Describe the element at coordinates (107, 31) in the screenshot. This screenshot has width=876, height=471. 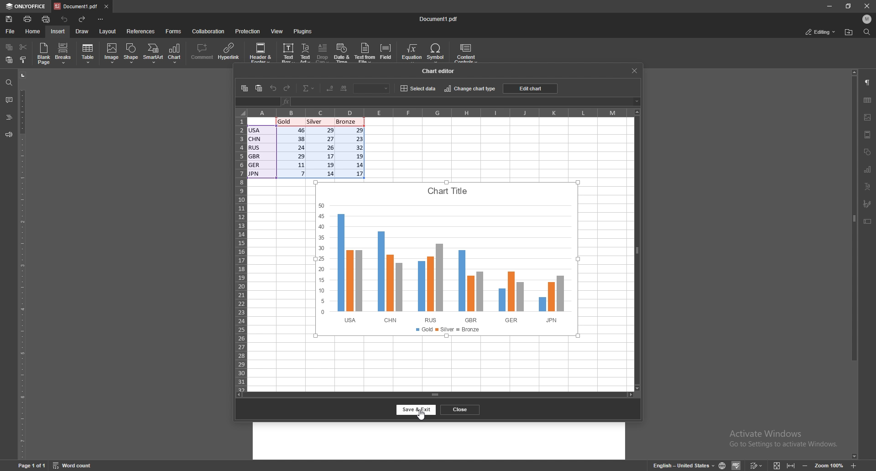
I see `layout` at that location.